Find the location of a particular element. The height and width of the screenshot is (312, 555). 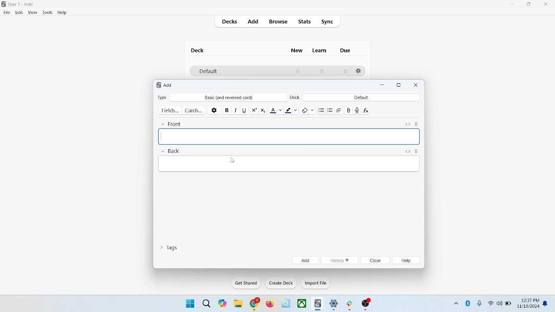

ordered list is located at coordinates (331, 110).